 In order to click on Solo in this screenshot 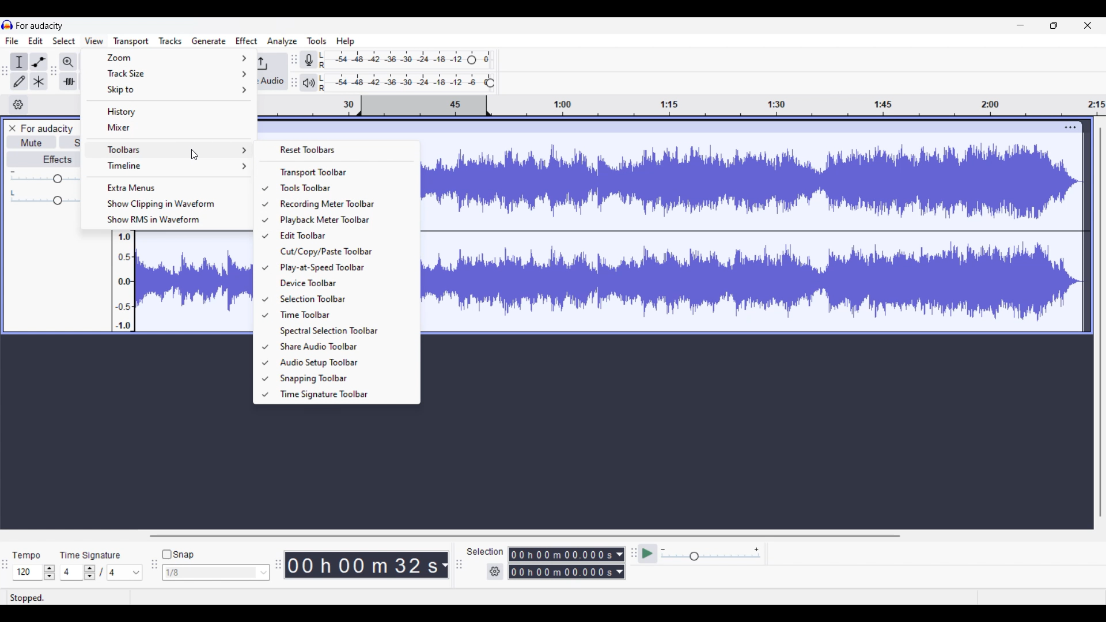, I will do `click(70, 142)`.